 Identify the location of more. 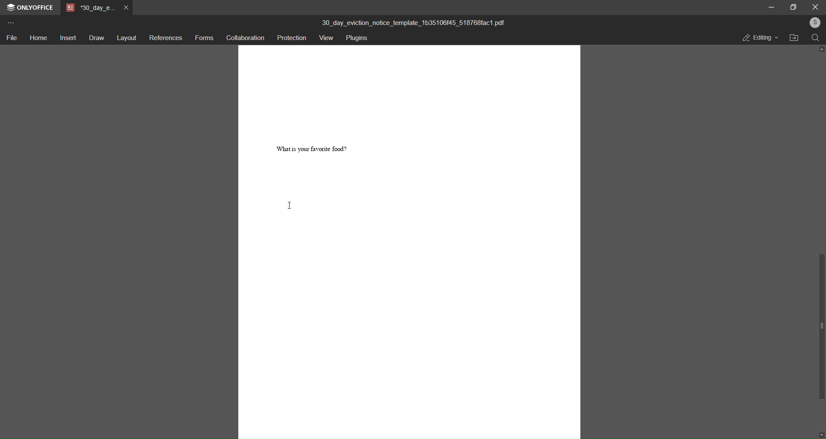
(10, 24).